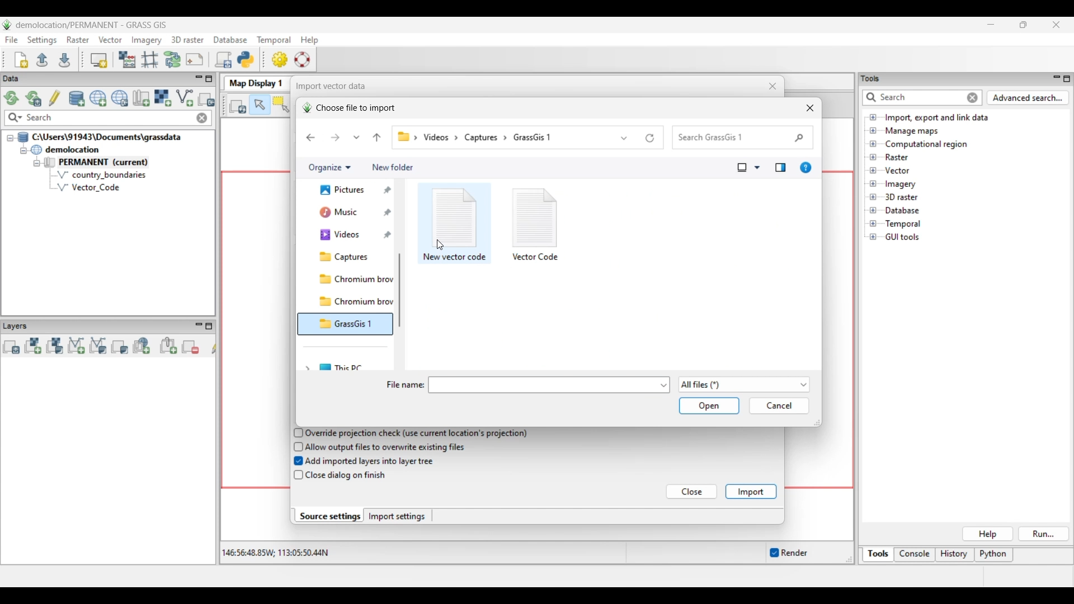 This screenshot has width=1074, height=604. What do you see at coordinates (1023, 25) in the screenshot?
I see `Show interface in a smaller tab` at bounding box center [1023, 25].